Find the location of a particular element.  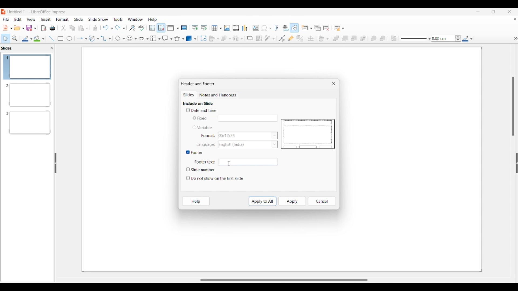

Format menu is located at coordinates (62, 19).